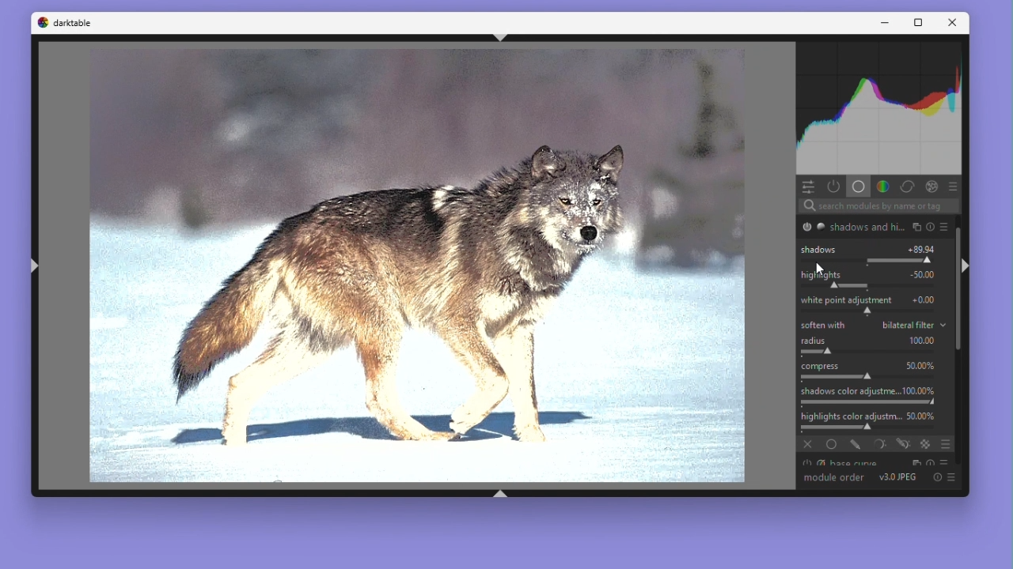 The image size is (1013, 569). Describe the element at coordinates (868, 401) in the screenshot. I see `adjust saturation of shadows` at that location.